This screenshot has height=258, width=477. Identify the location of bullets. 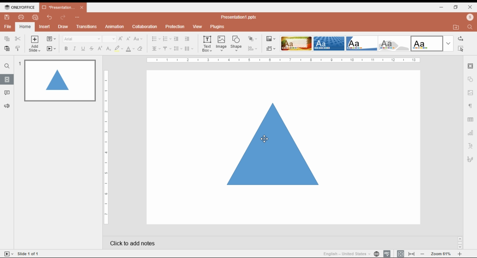
(156, 39).